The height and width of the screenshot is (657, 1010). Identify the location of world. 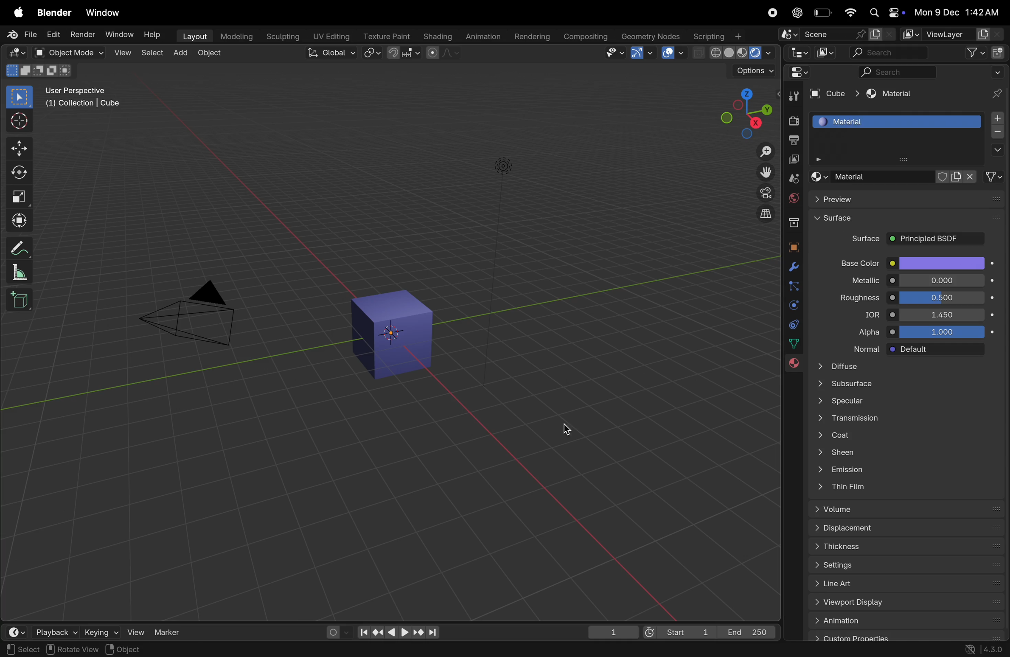
(792, 198).